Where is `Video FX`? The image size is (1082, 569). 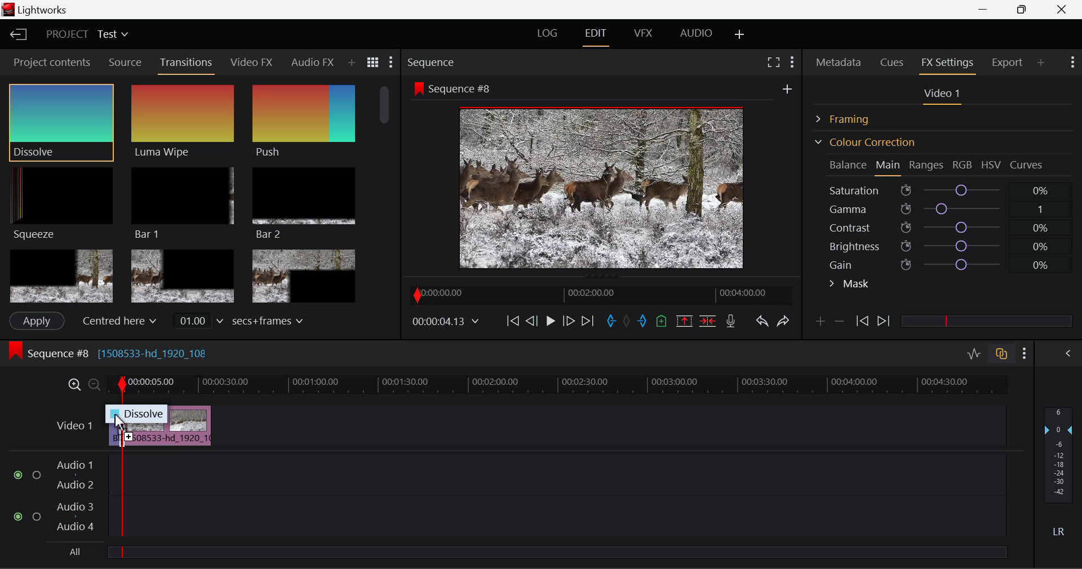 Video FX is located at coordinates (248, 62).